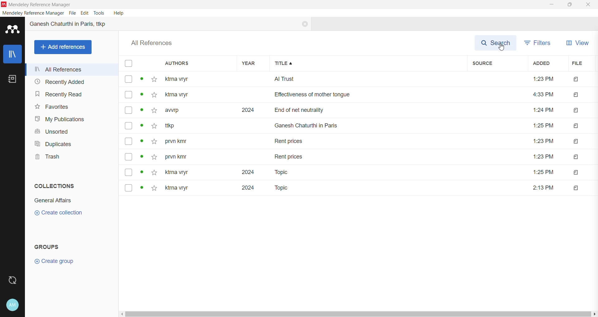 The image size is (598, 317). Describe the element at coordinates (59, 95) in the screenshot. I see `Recently Read` at that location.